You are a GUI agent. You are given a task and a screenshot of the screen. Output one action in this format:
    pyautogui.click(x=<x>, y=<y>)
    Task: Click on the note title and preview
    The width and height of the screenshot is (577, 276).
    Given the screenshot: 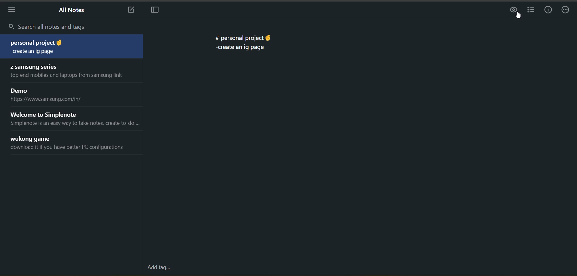 What is the action you would take?
    pyautogui.click(x=52, y=94)
    